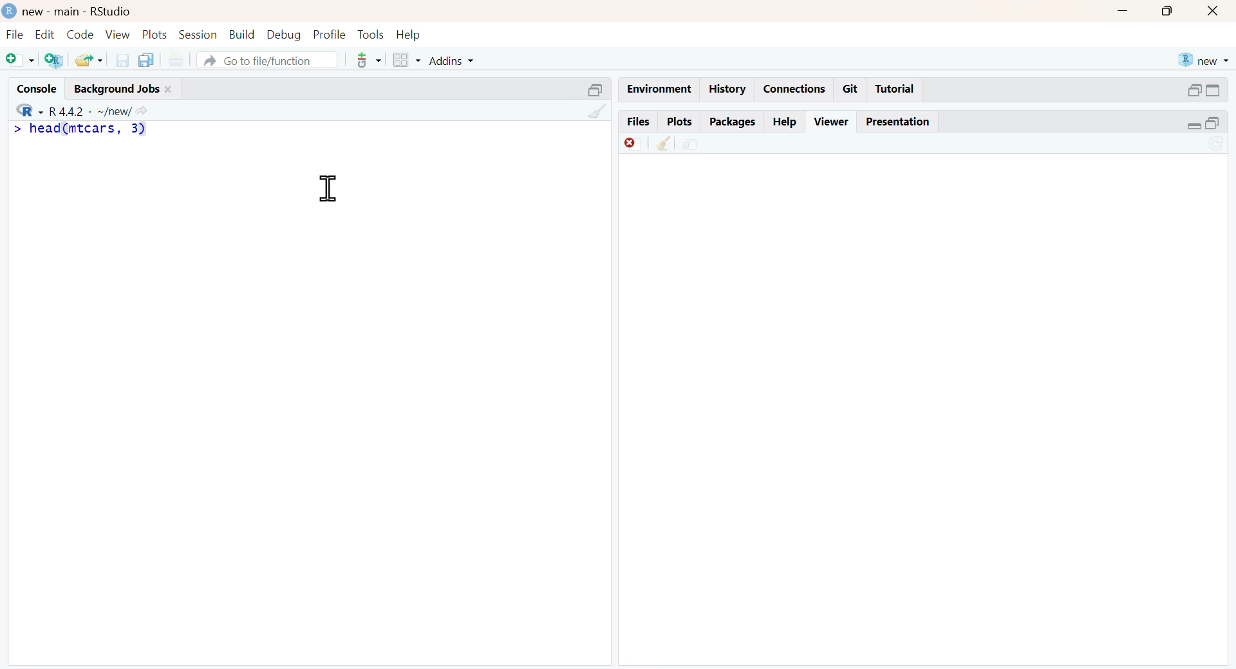 Image resolution: width=1236 pixels, height=669 pixels. What do you see at coordinates (118, 59) in the screenshot?
I see `Save current doc` at bounding box center [118, 59].